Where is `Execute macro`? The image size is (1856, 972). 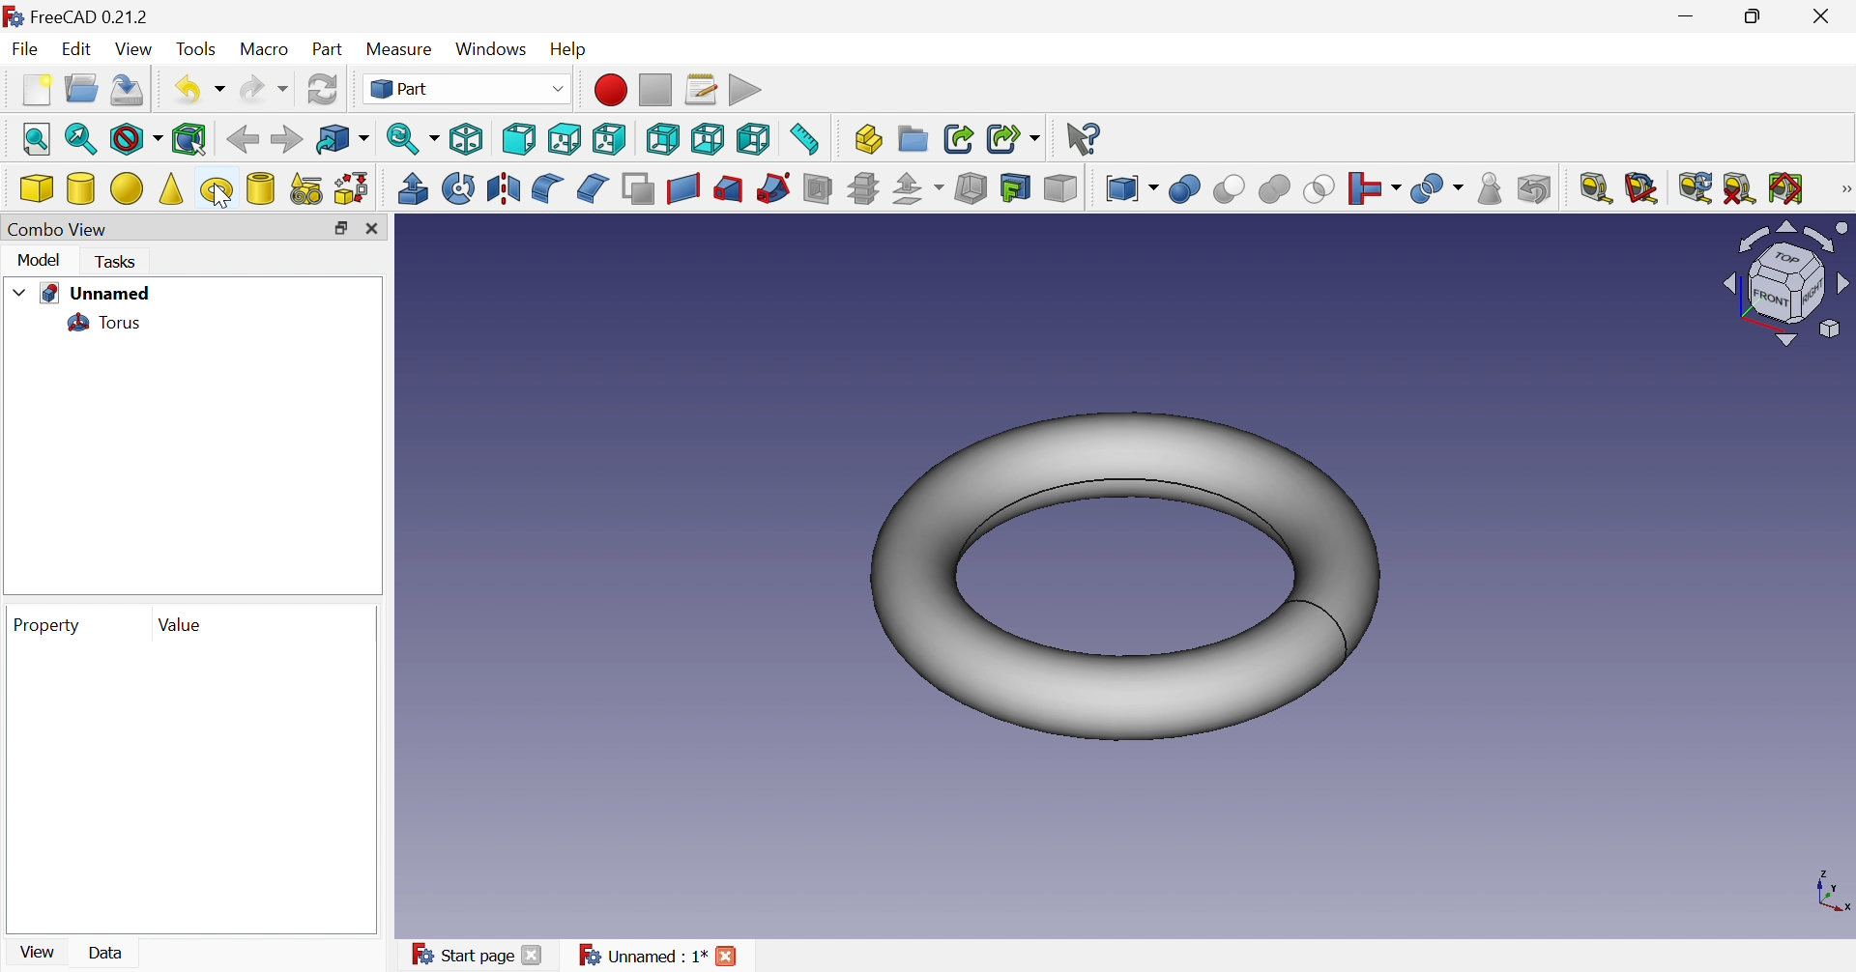
Execute macro is located at coordinates (748, 90).